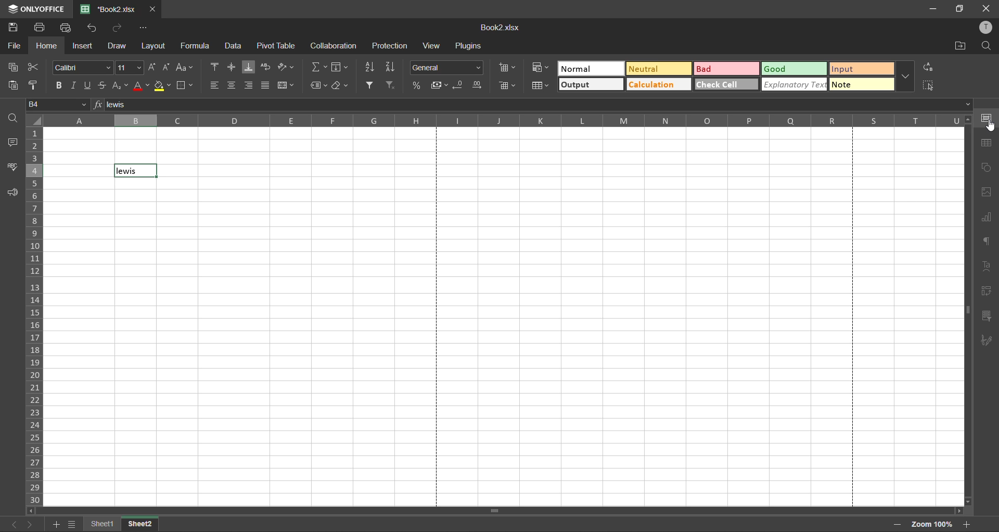 This screenshot has height=532, width=999. Describe the element at coordinates (164, 87) in the screenshot. I see `fill color` at that location.